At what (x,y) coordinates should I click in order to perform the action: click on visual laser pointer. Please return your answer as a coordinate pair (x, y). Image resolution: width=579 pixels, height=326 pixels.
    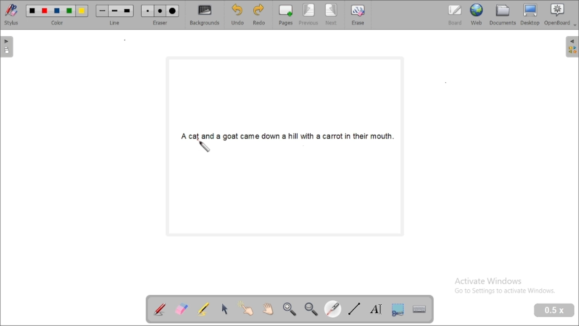
    Looking at the image, I should click on (332, 308).